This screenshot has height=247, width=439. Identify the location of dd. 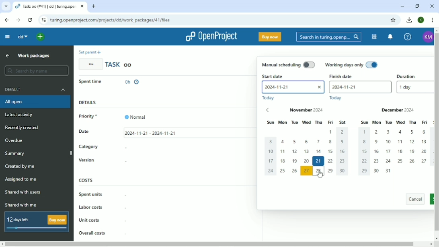
(23, 37).